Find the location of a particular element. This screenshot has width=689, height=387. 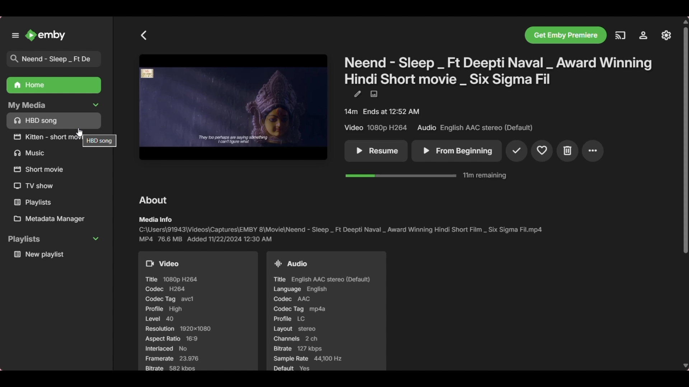

Title of selected search result is located at coordinates (500, 71).